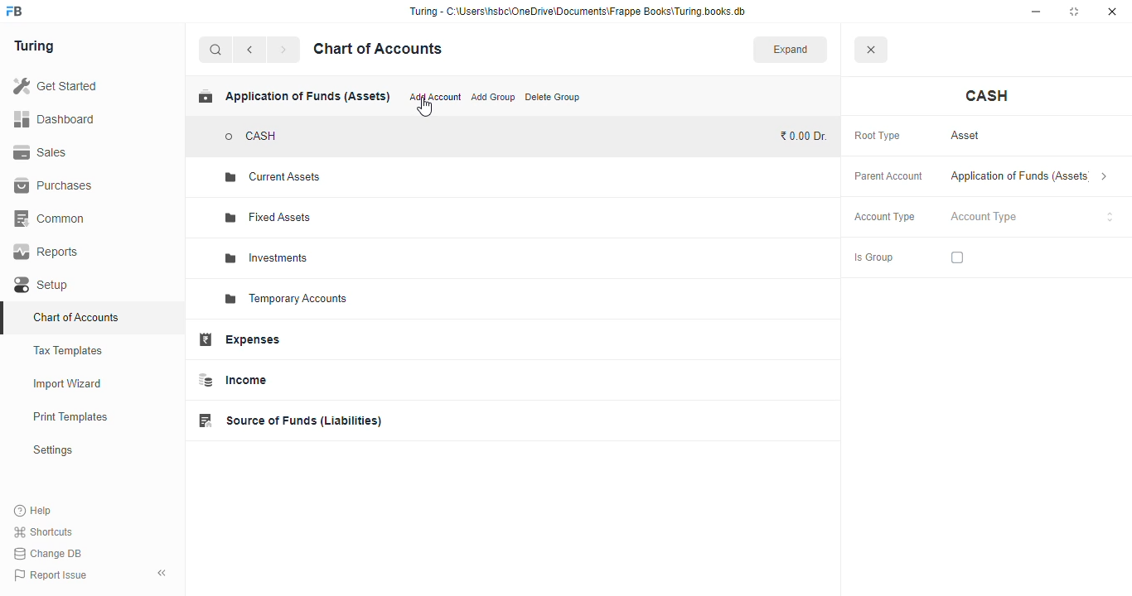  What do you see at coordinates (51, 219) in the screenshot?
I see `common` at bounding box center [51, 219].